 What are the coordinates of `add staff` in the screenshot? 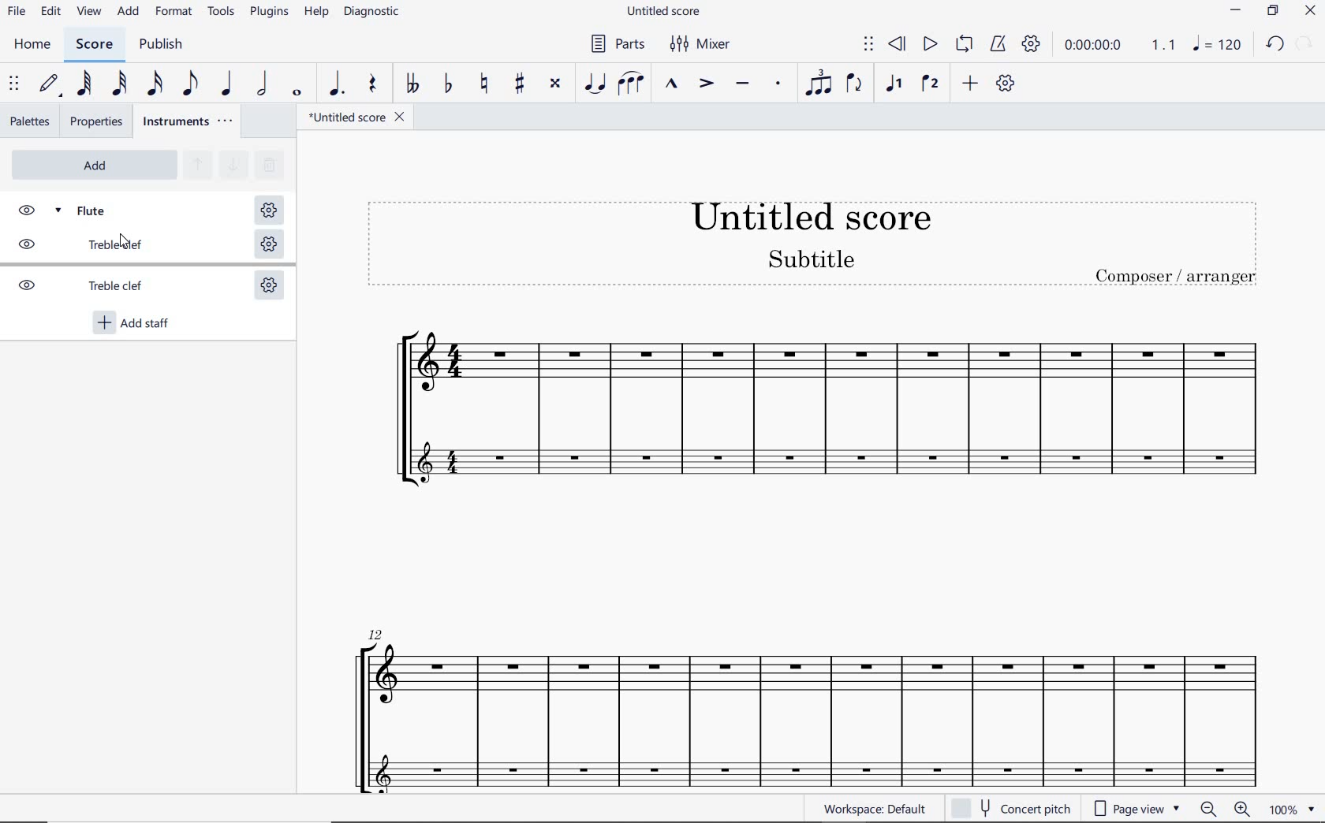 It's located at (134, 324).